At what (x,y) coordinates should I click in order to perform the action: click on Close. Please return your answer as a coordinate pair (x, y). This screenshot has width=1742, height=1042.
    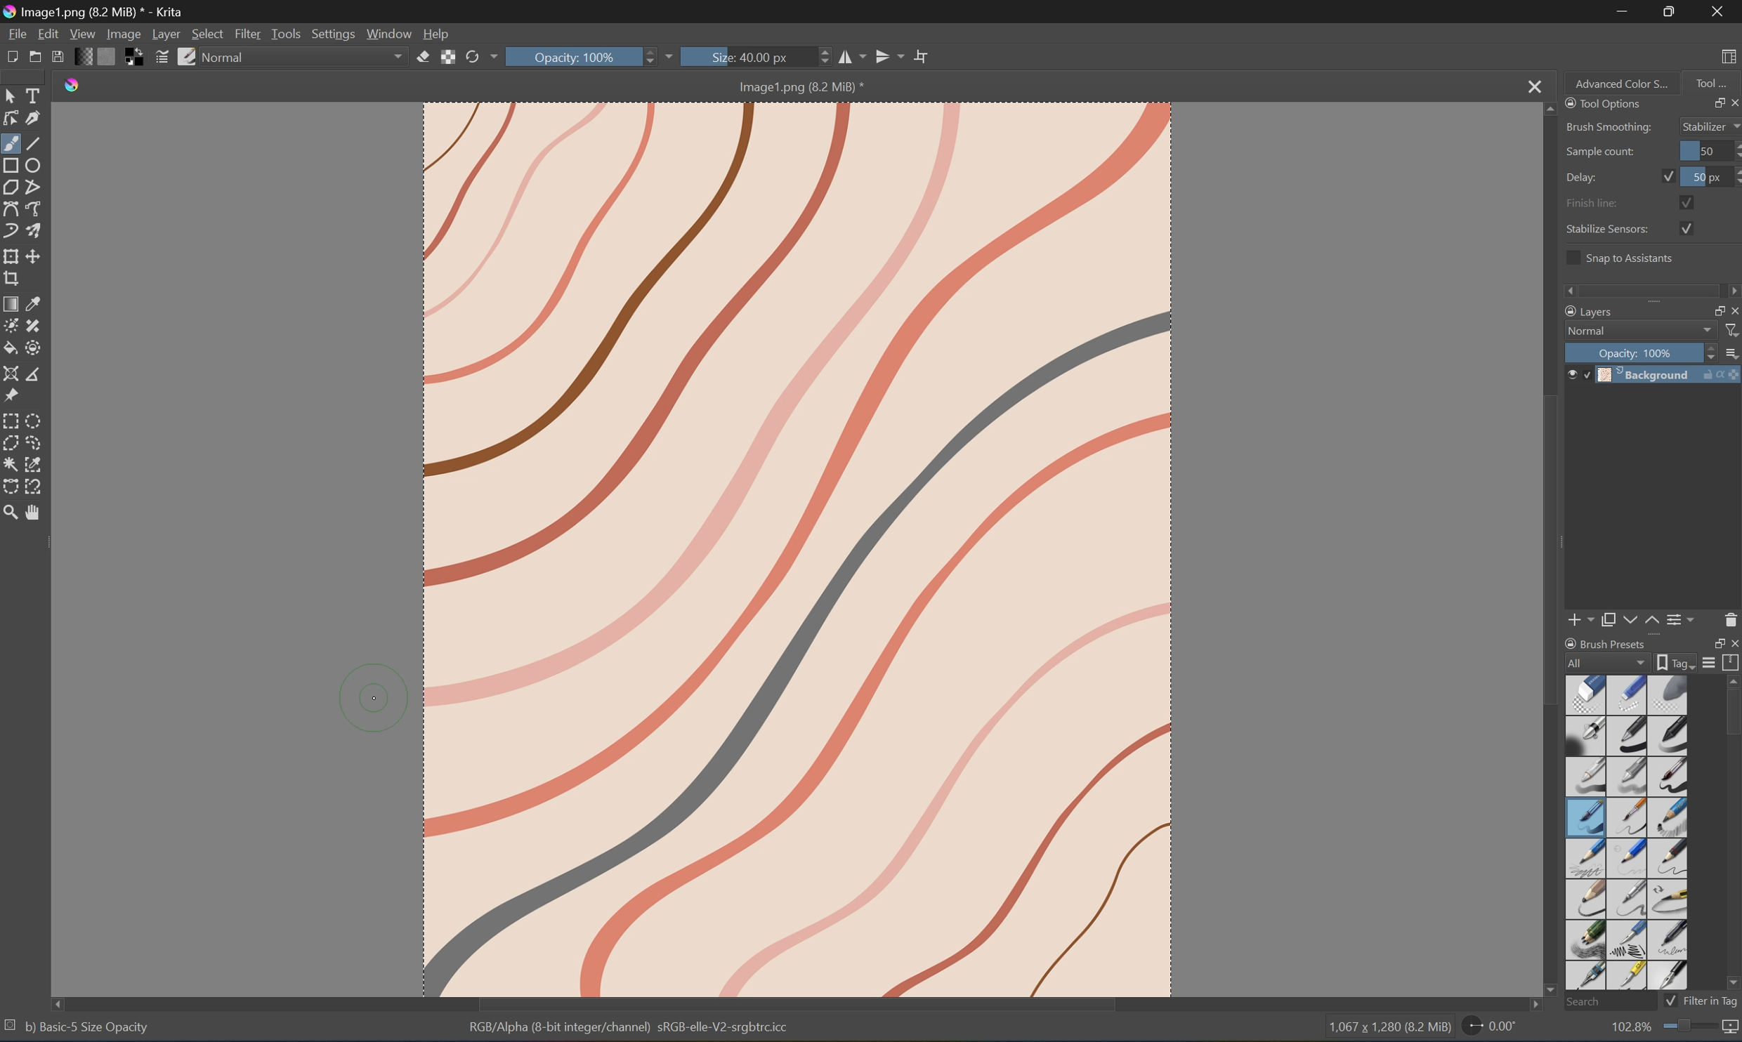
    Looking at the image, I should click on (1731, 310).